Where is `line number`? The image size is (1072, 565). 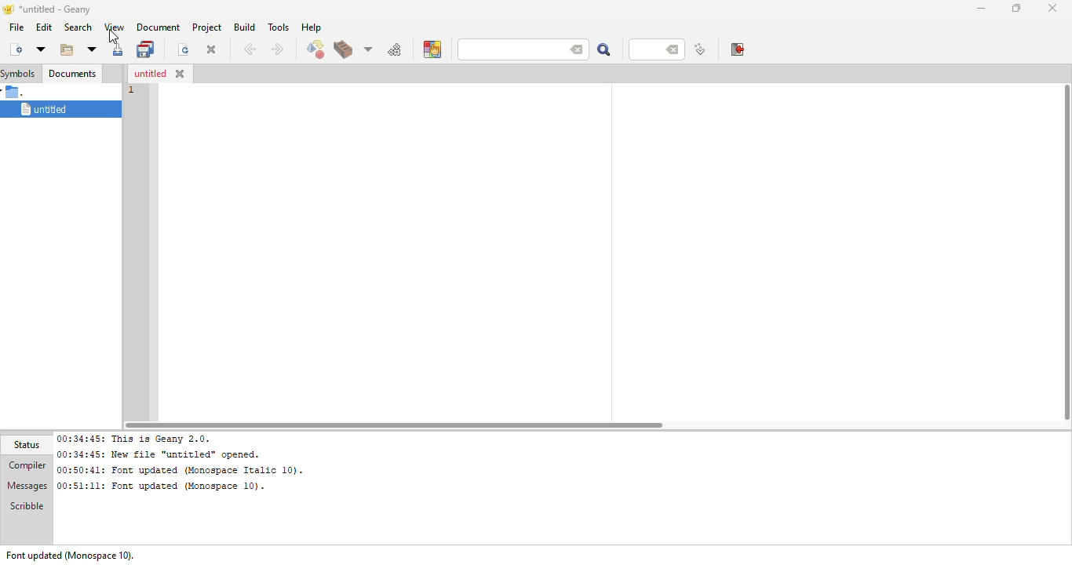 line number is located at coordinates (648, 49).